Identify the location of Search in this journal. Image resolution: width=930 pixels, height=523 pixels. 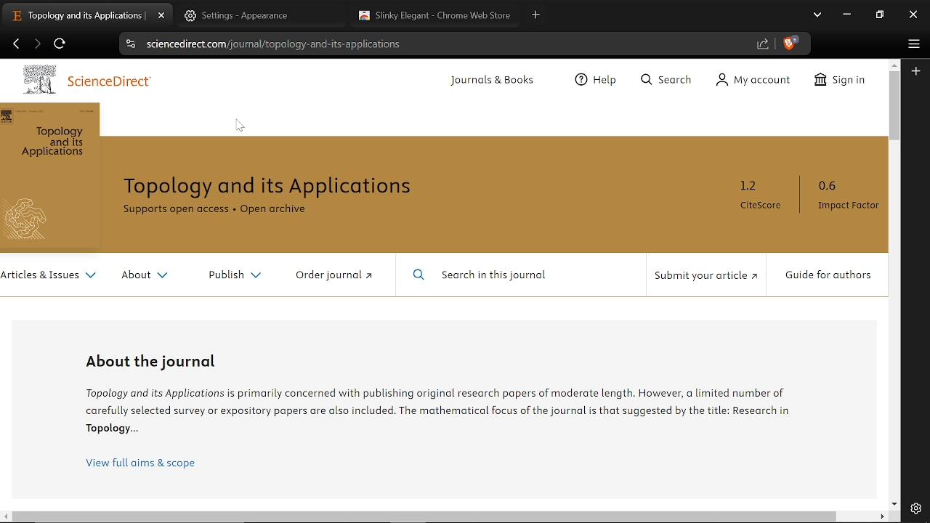
(490, 278).